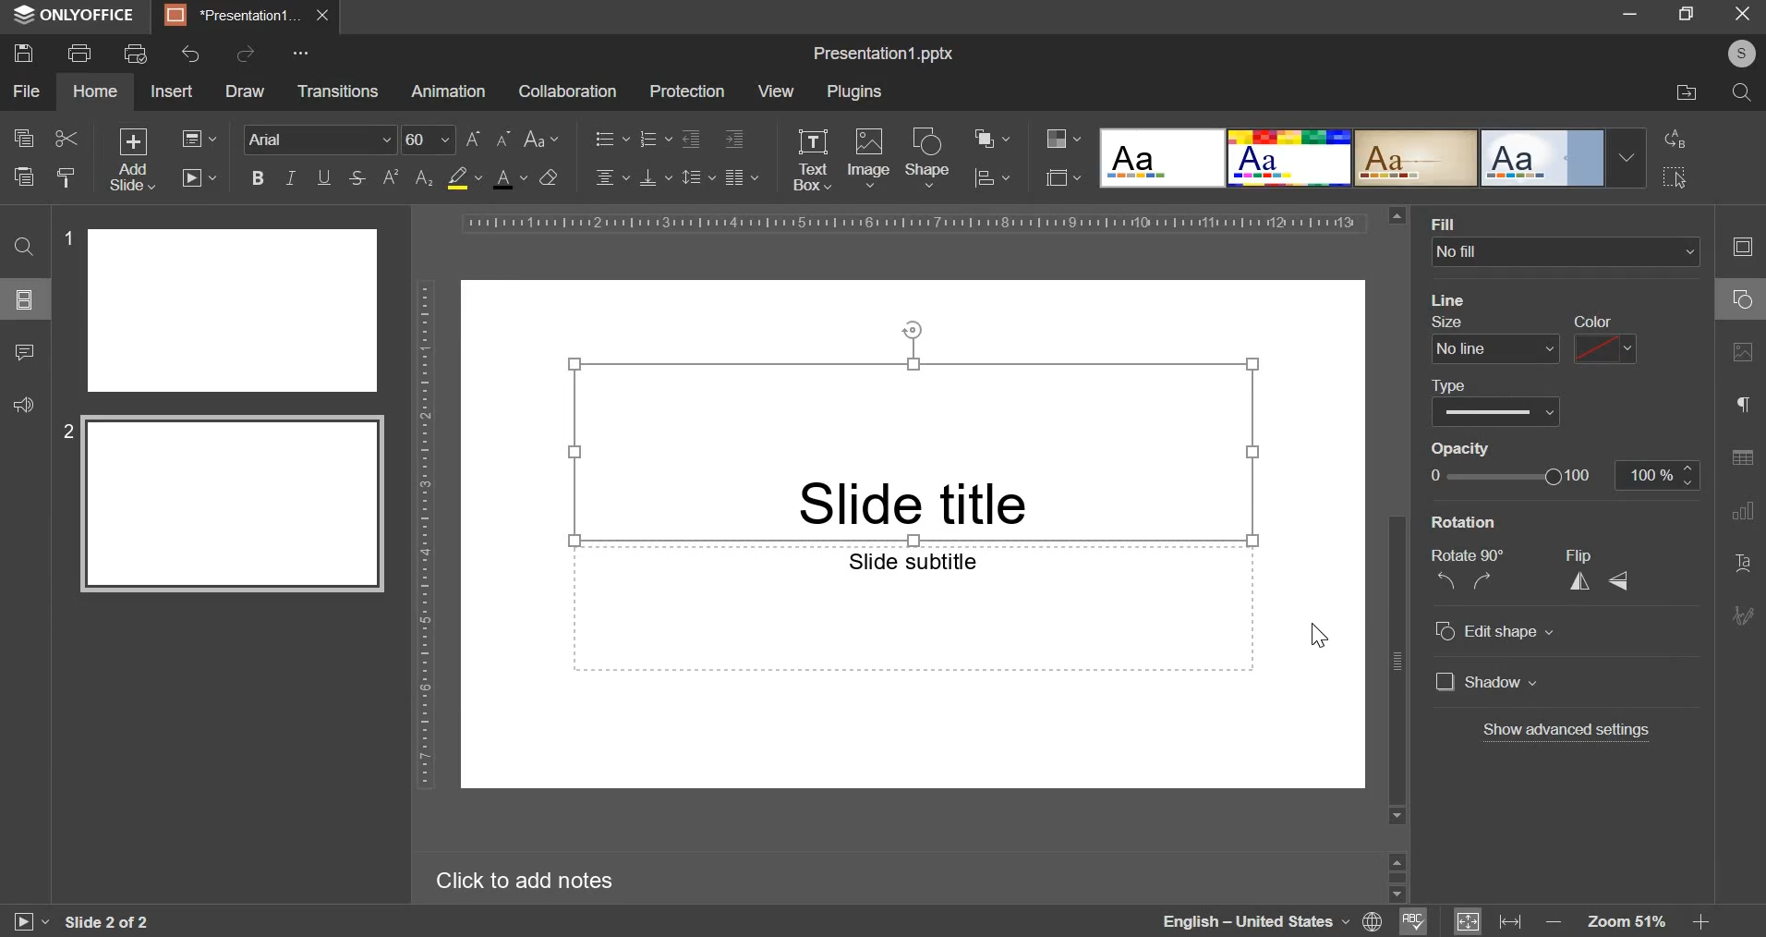 The image size is (1766, 937). I want to click on rotate 90, so click(1470, 555).